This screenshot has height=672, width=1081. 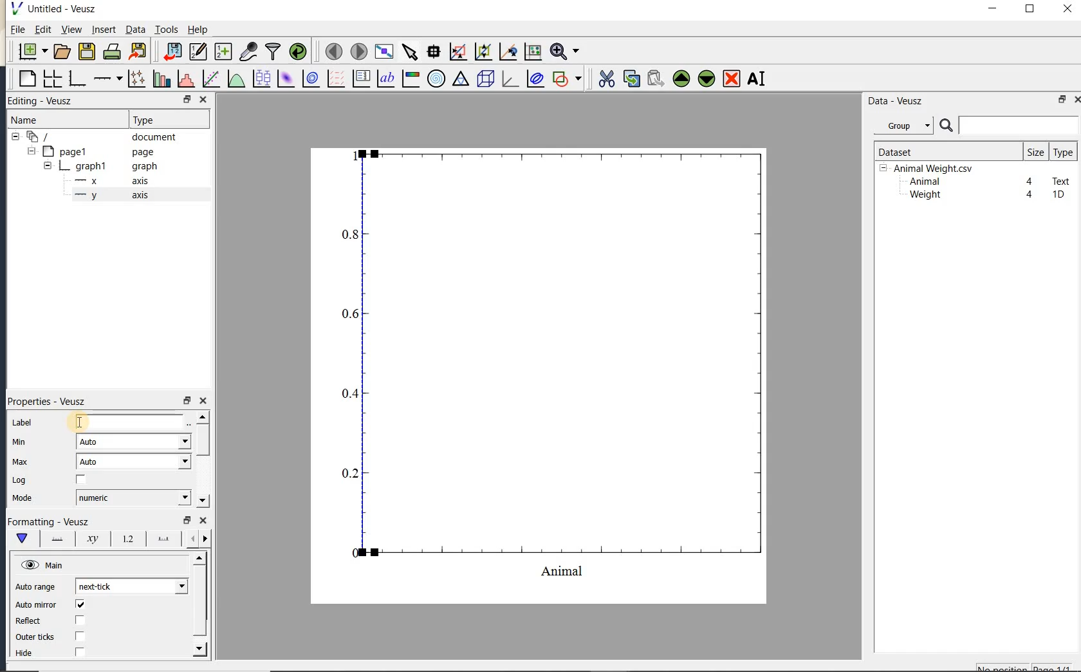 What do you see at coordinates (1030, 195) in the screenshot?
I see `4` at bounding box center [1030, 195].